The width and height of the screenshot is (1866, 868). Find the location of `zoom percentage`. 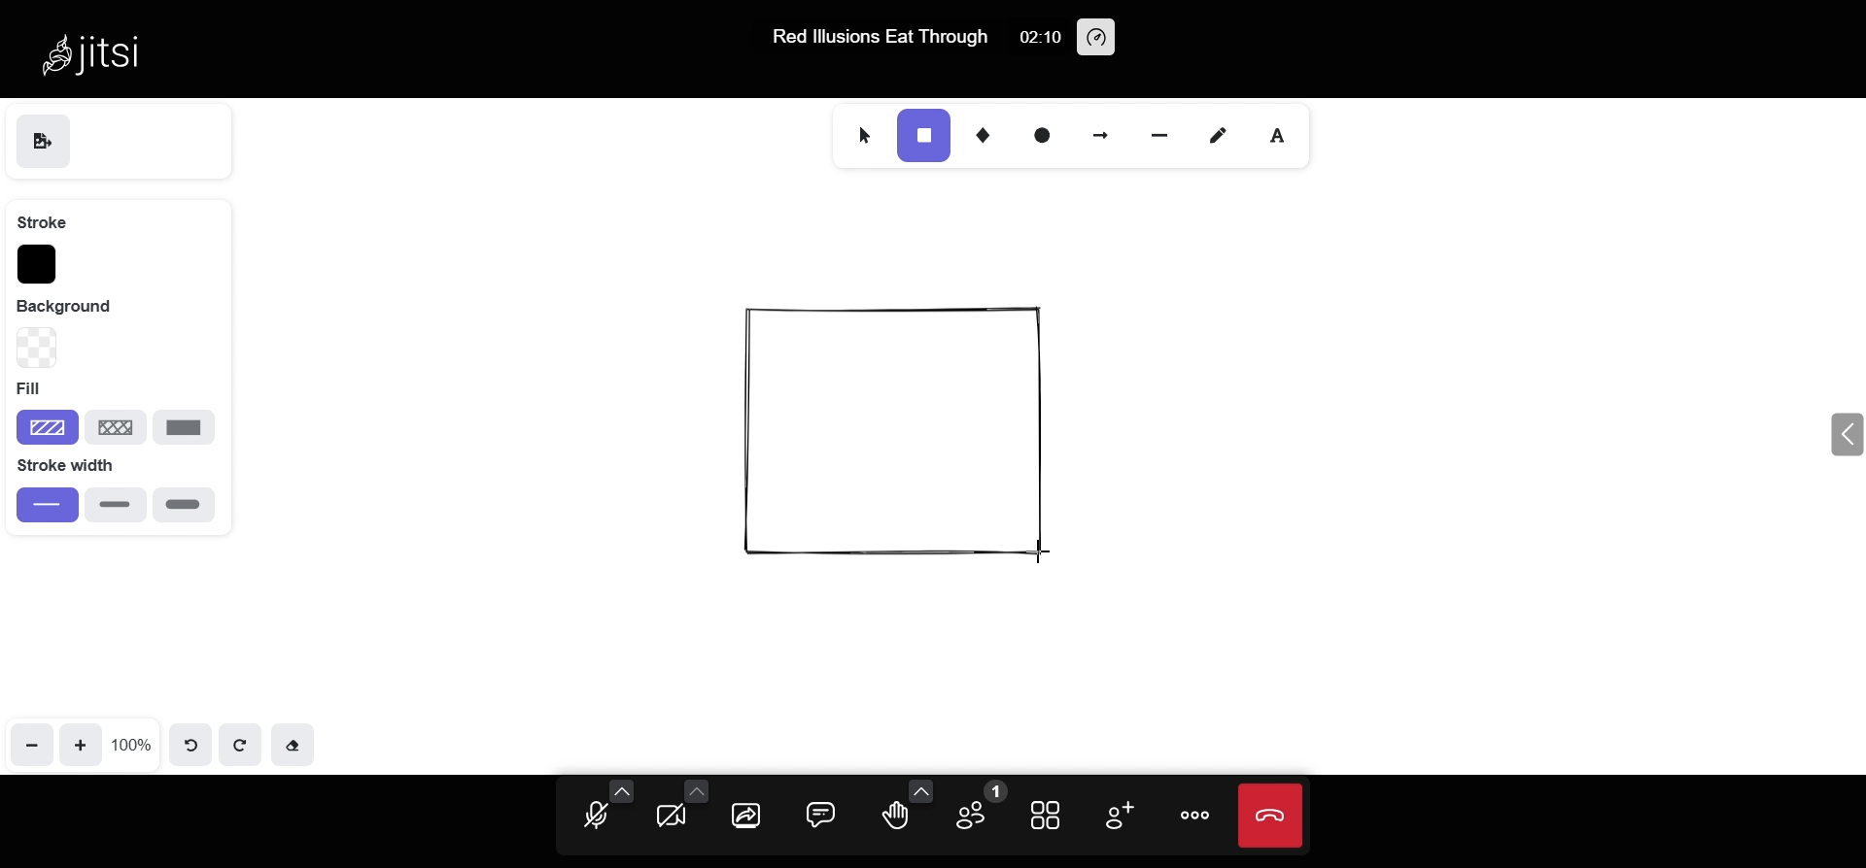

zoom percentage is located at coordinates (133, 742).